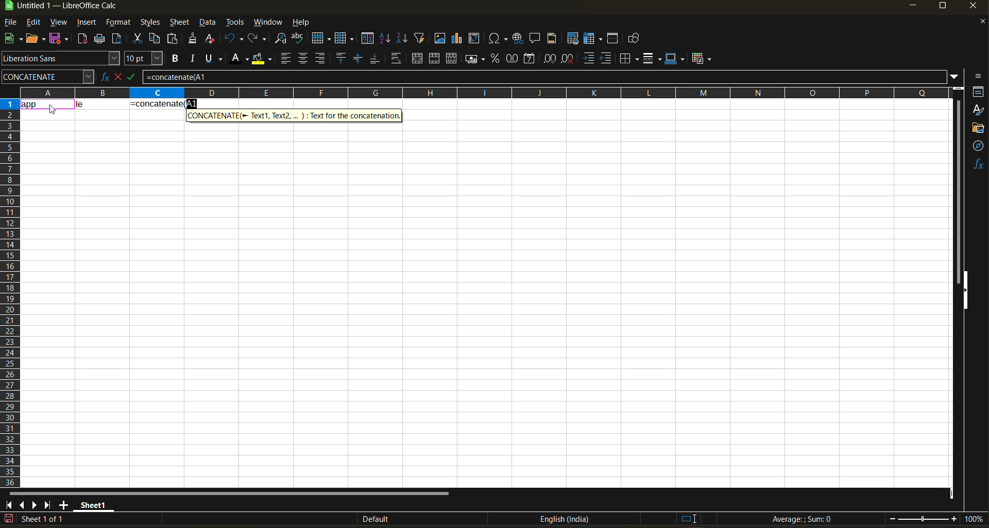  Describe the element at coordinates (568, 59) in the screenshot. I see `delete decimal place` at that location.